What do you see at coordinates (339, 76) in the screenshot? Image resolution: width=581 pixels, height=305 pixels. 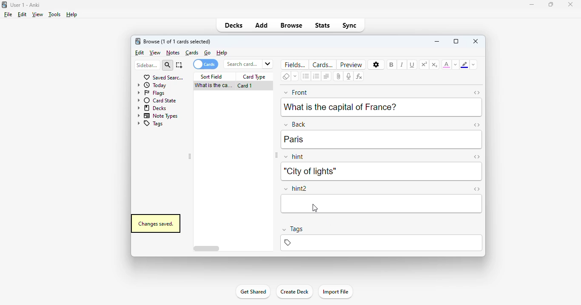 I see `attach pictures/audio/video` at bounding box center [339, 76].